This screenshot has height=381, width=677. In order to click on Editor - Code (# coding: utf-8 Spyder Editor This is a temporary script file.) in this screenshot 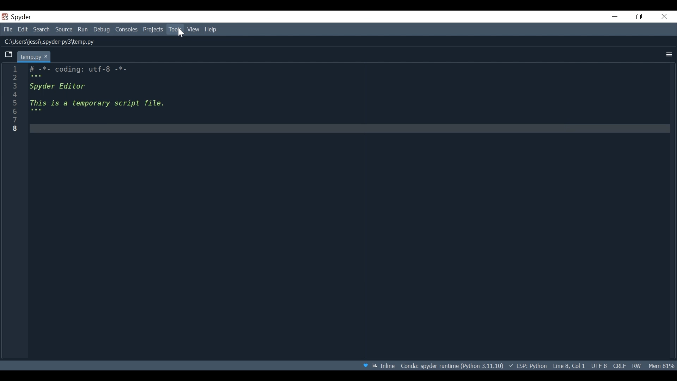, I will do `click(101, 98)`.